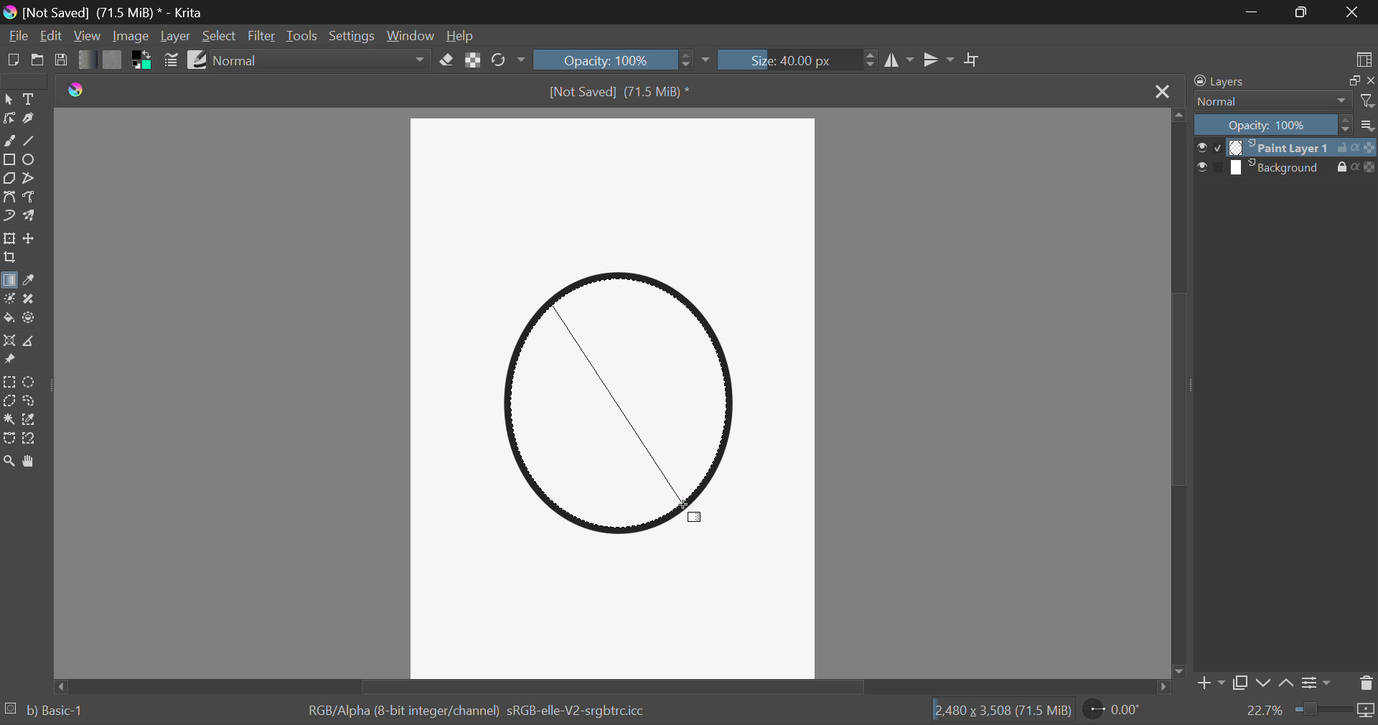 The image size is (1378, 725). I want to click on actions, so click(1356, 148).